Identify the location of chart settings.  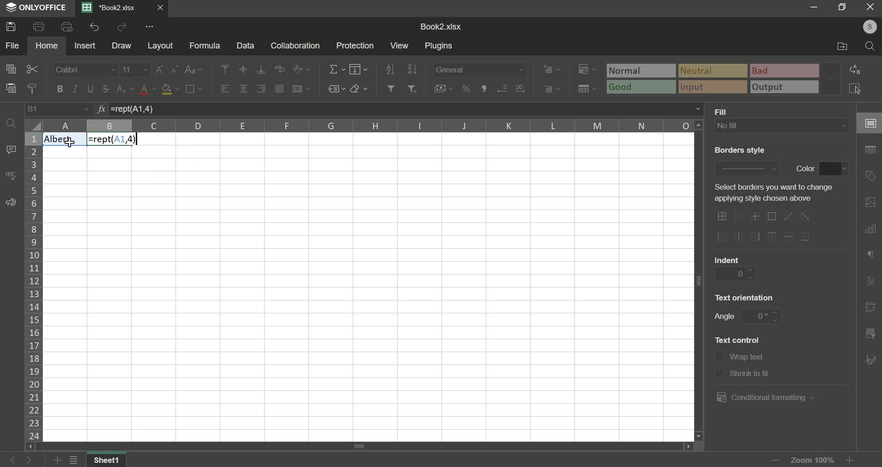
(870, 228).